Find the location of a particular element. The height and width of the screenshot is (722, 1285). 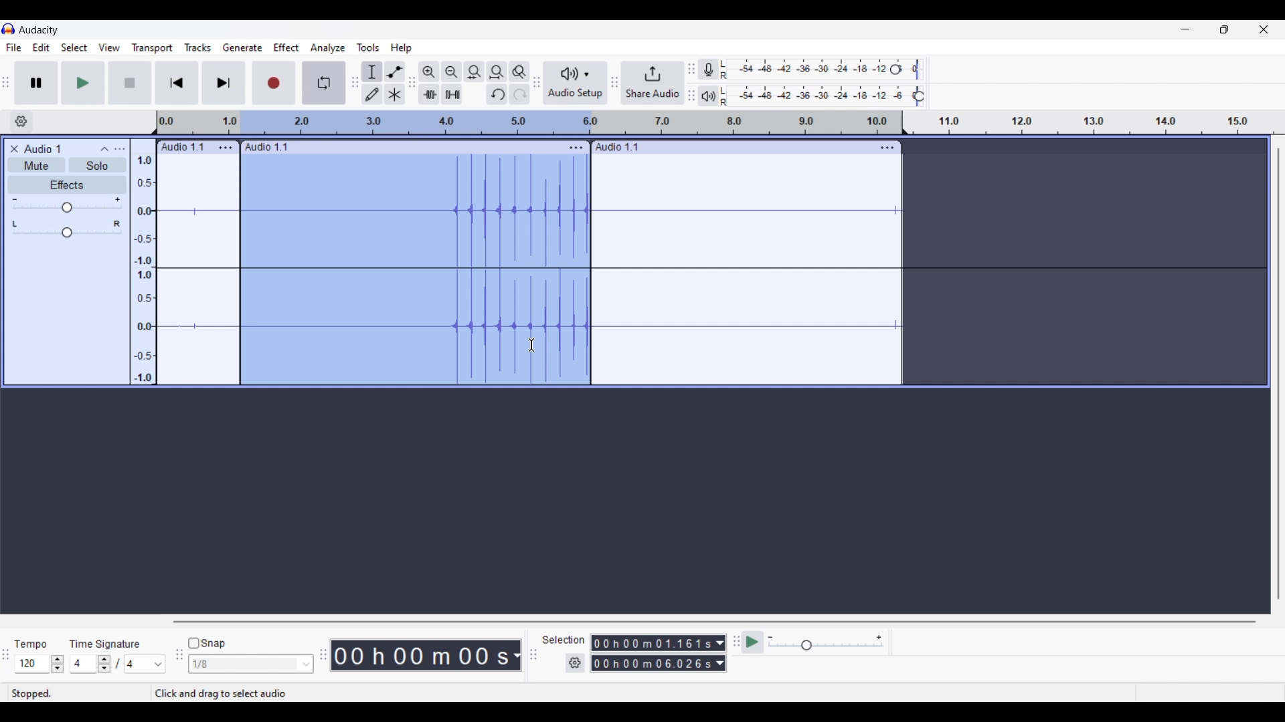

Software name is located at coordinates (39, 30).